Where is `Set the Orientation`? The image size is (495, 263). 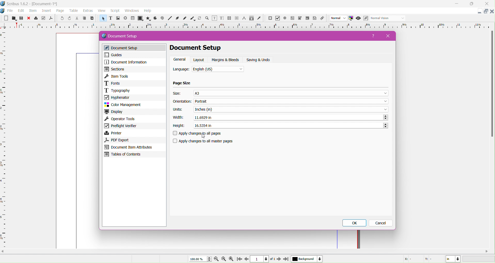
Set the Orientation is located at coordinates (292, 101).